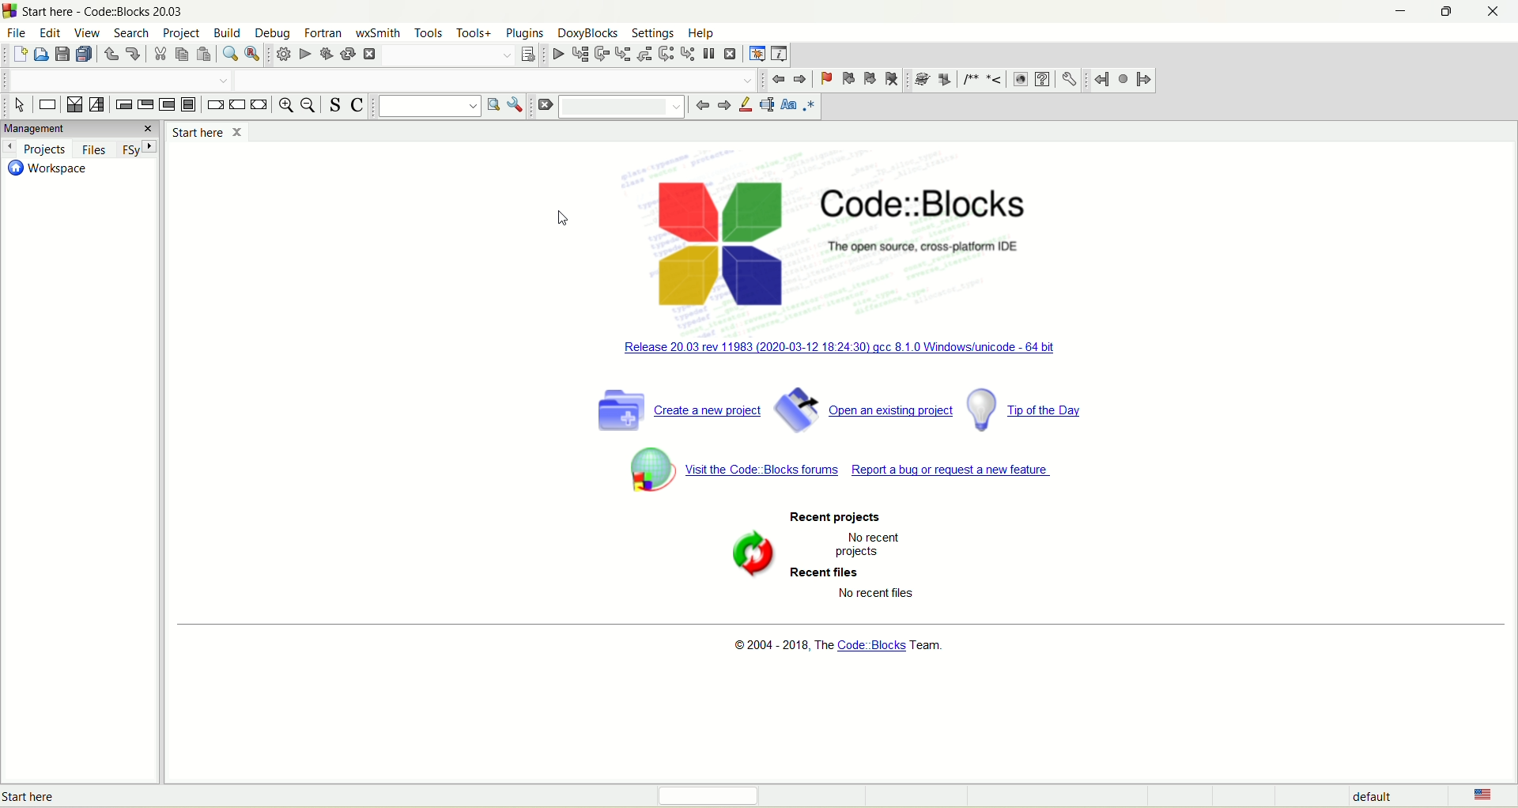 This screenshot has height=808, width=1518. Describe the element at coordinates (85, 55) in the screenshot. I see `save everything` at that location.